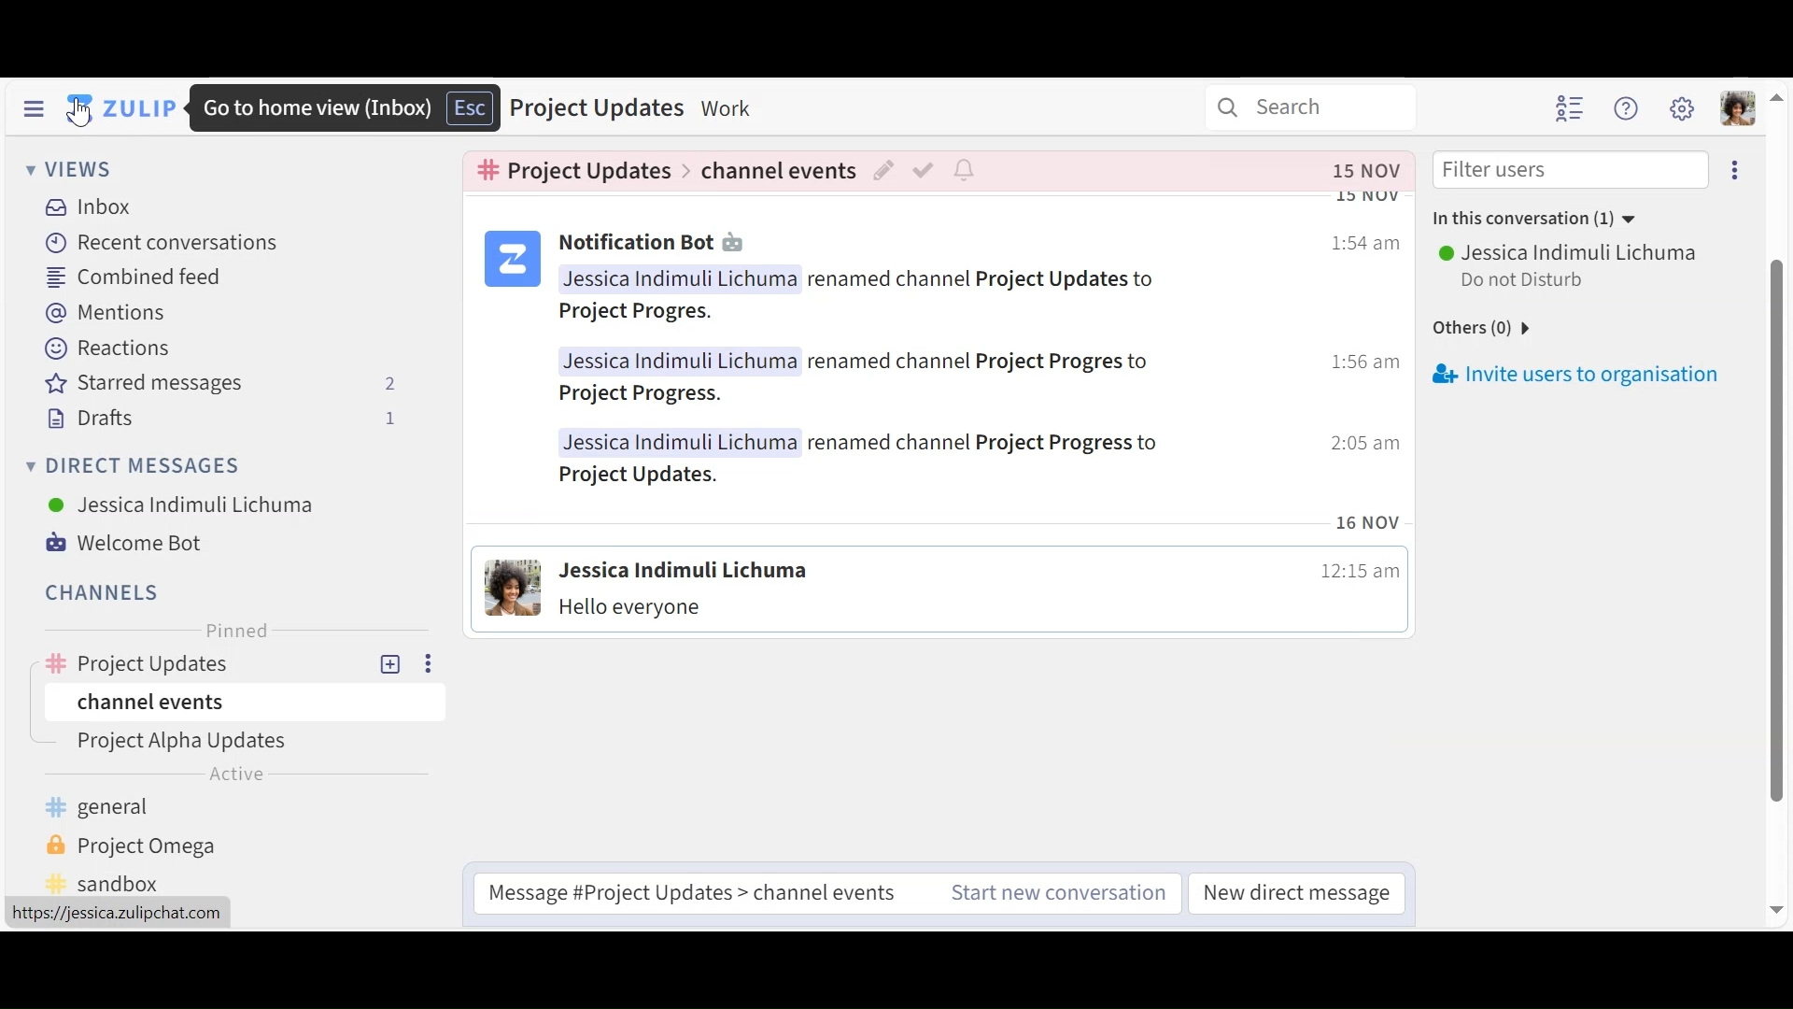 This screenshot has height=1009, width=1793. Describe the element at coordinates (1355, 443) in the screenshot. I see `time` at that location.